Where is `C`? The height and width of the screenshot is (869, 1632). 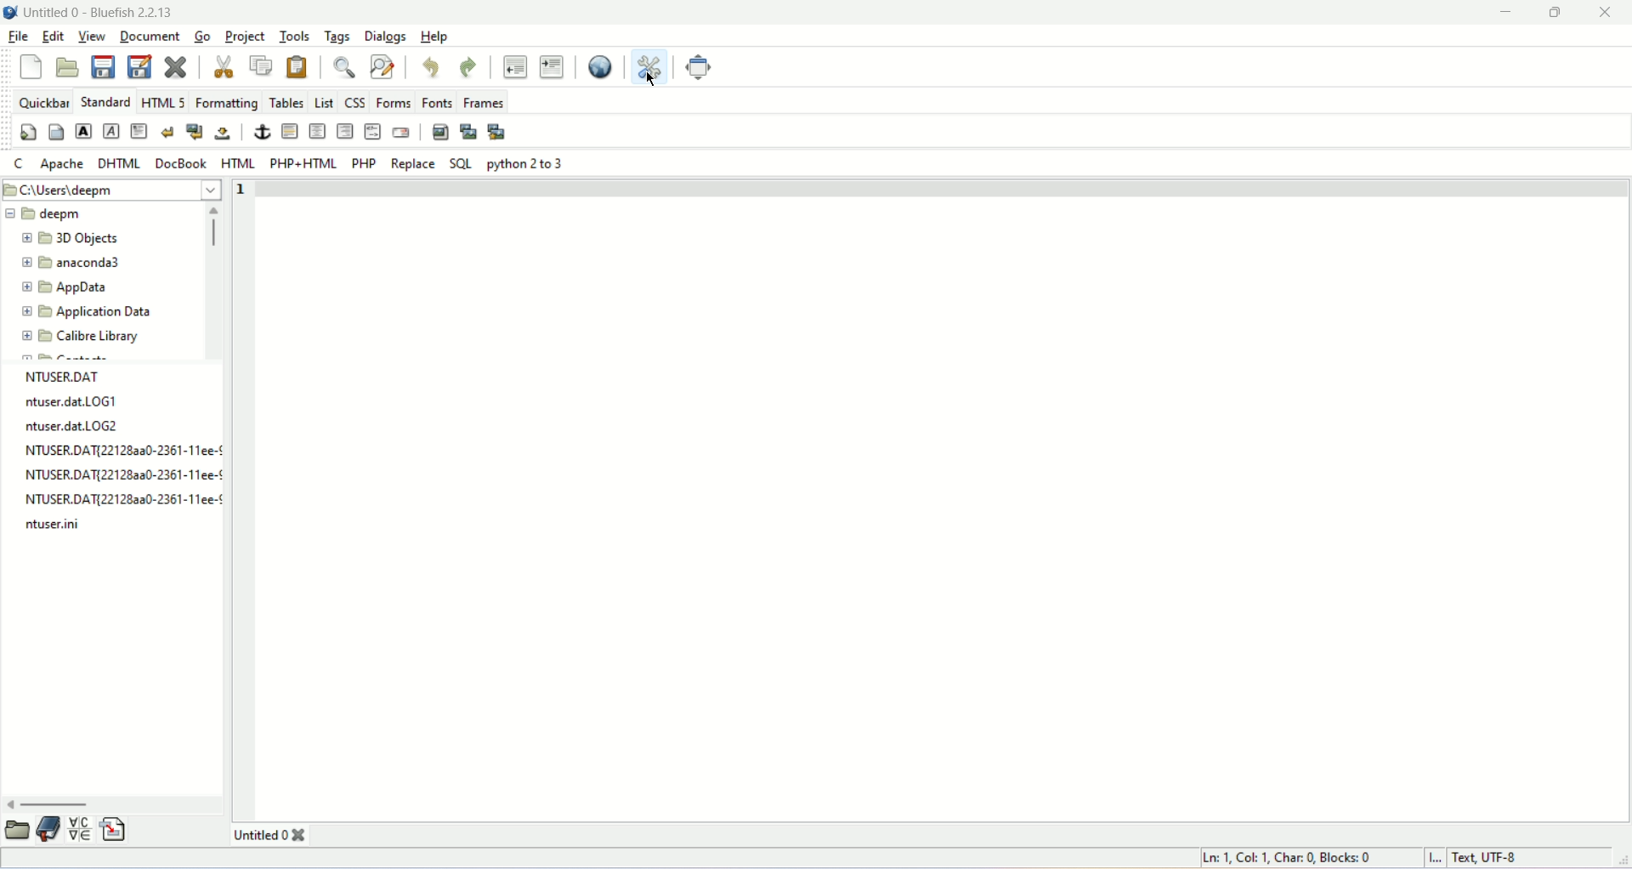 C is located at coordinates (17, 163).